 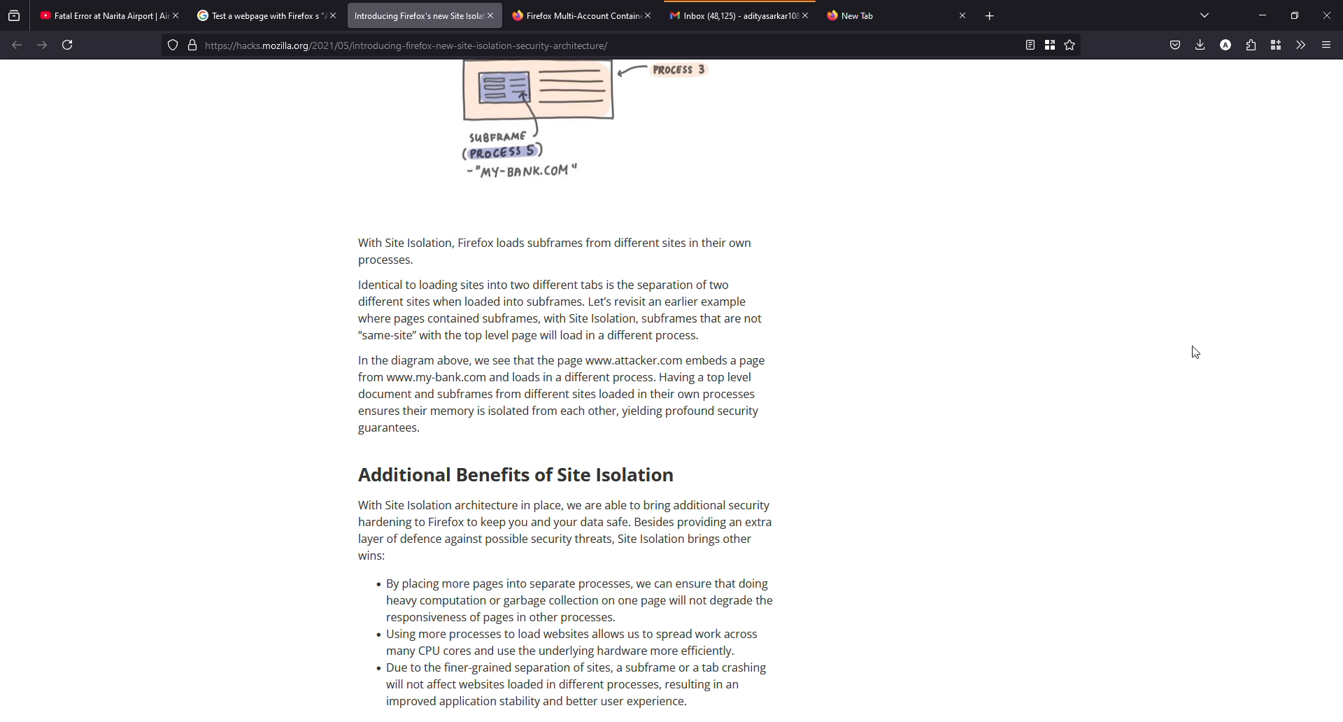 I want to click on tracking, so click(x=173, y=45).